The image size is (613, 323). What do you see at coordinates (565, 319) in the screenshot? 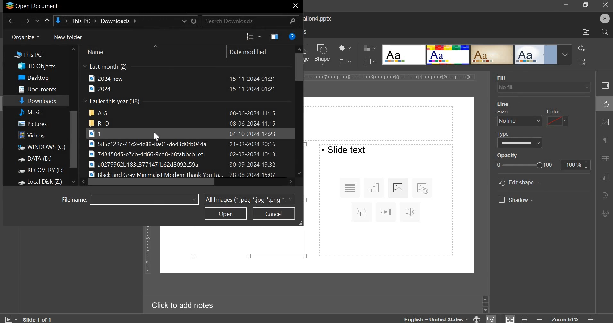
I see `zoom 51%` at bounding box center [565, 319].